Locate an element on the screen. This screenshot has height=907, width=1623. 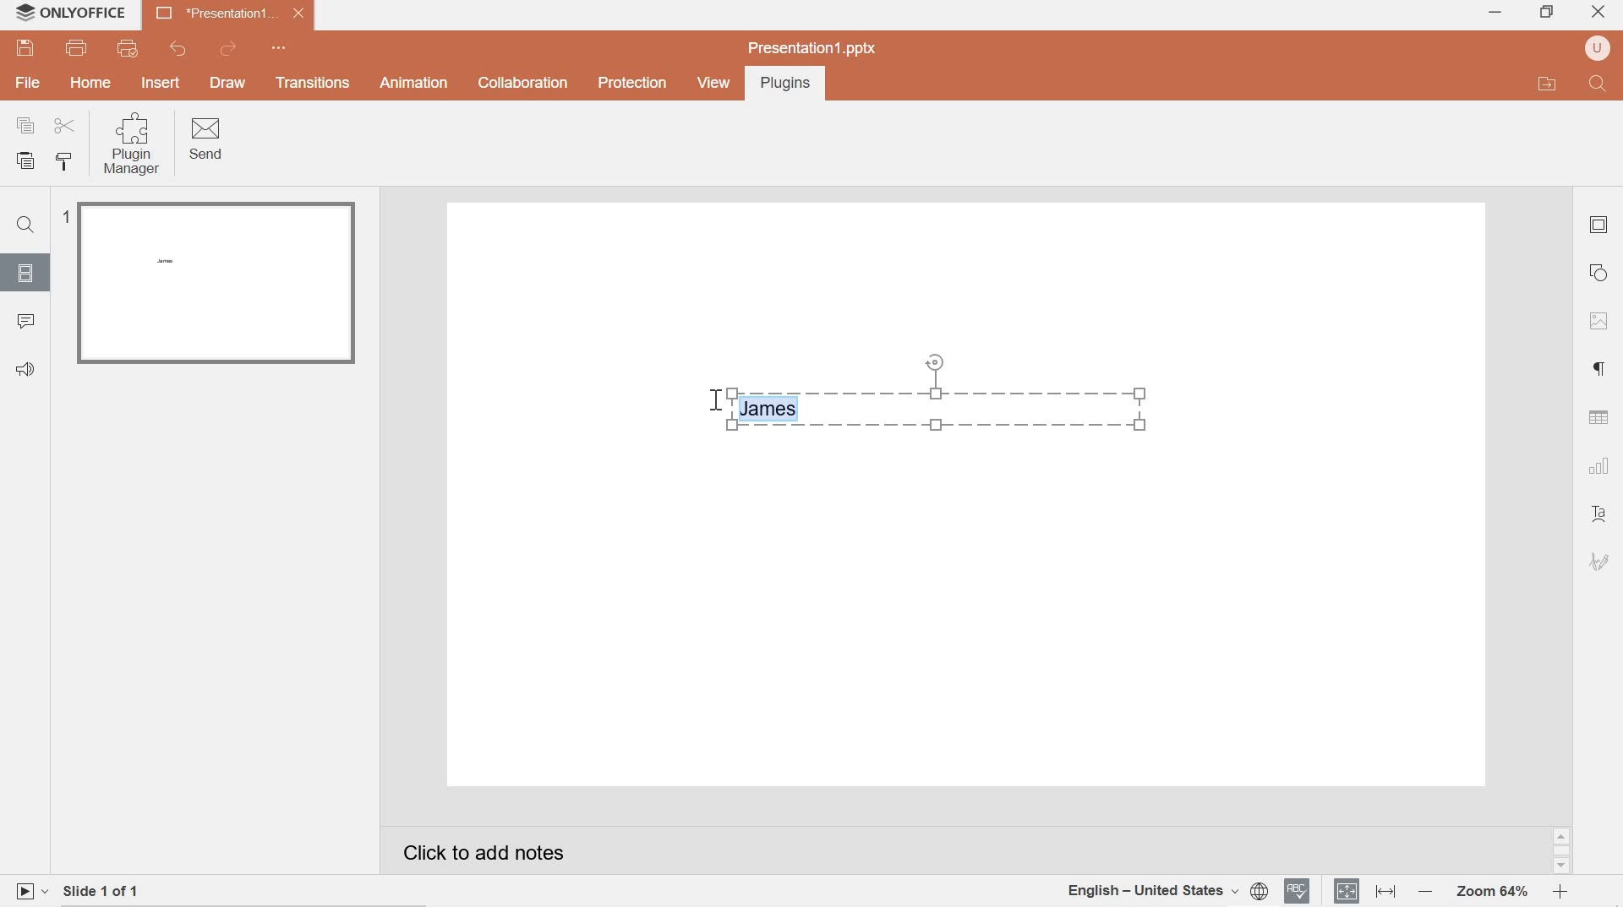
cursor is located at coordinates (719, 405).